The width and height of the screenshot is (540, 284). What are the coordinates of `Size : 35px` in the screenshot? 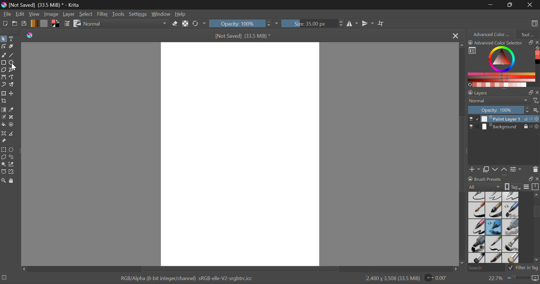 It's located at (312, 23).